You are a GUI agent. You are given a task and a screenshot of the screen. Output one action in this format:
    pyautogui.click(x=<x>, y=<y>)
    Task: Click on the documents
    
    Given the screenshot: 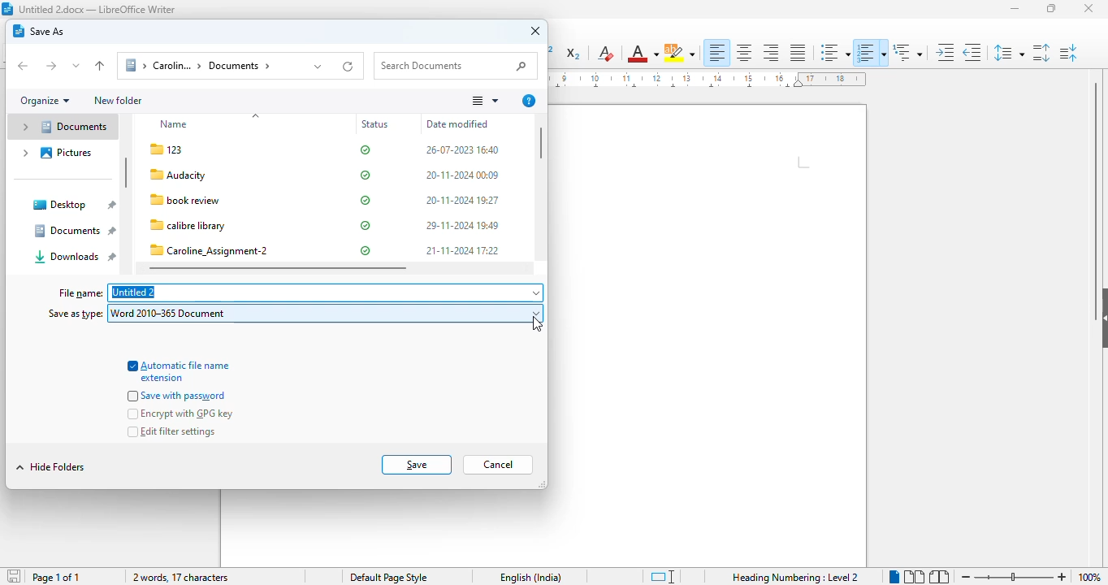 What is the action you would take?
    pyautogui.click(x=73, y=230)
    